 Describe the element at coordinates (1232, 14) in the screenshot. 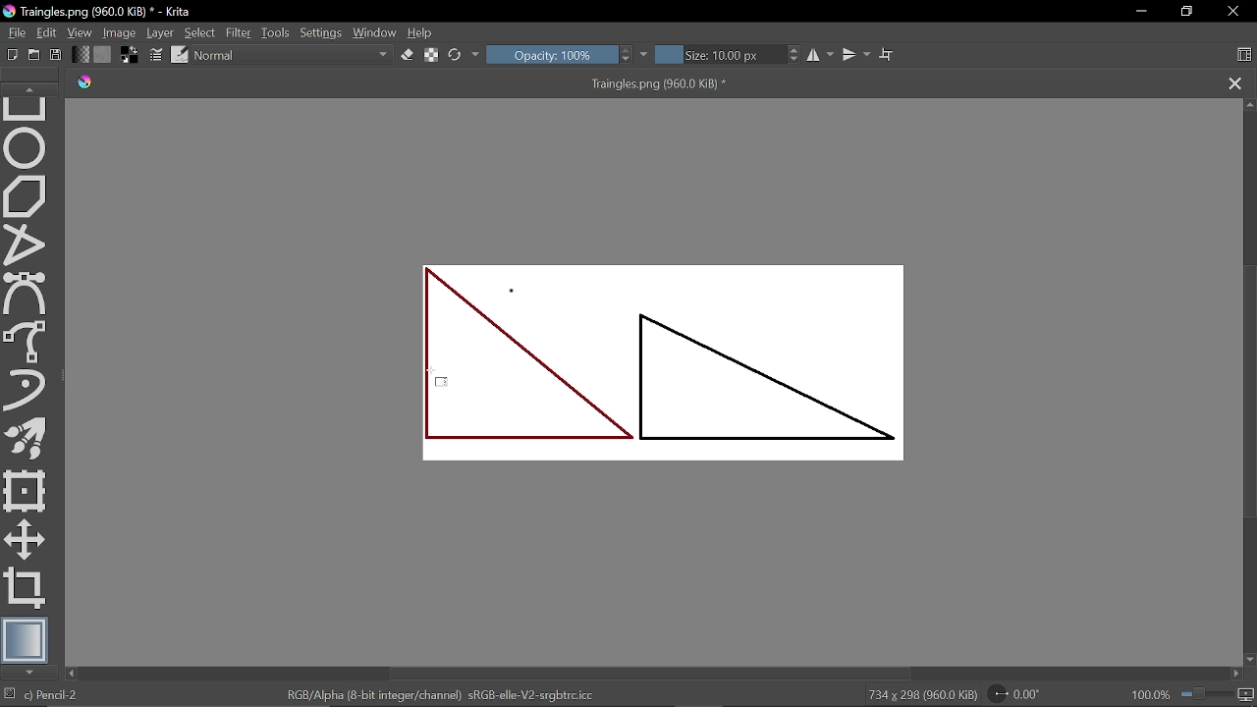

I see `Close` at that location.